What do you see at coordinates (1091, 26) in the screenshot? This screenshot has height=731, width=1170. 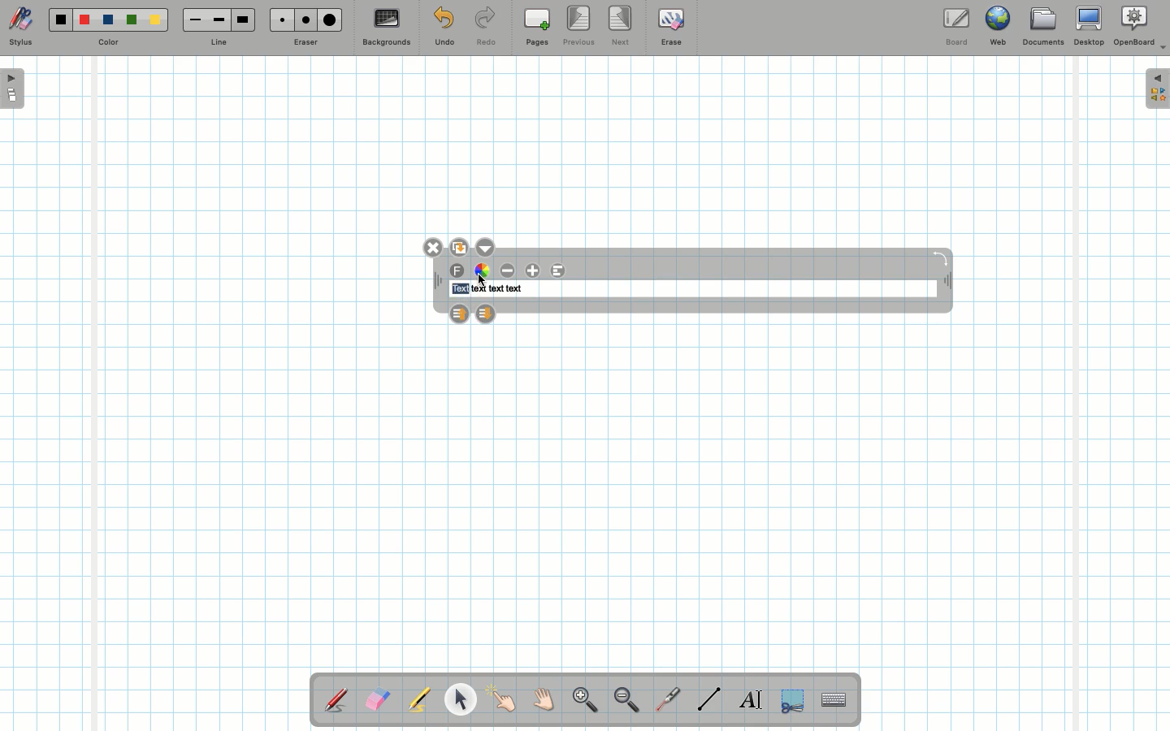 I see `Desktop` at bounding box center [1091, 26].